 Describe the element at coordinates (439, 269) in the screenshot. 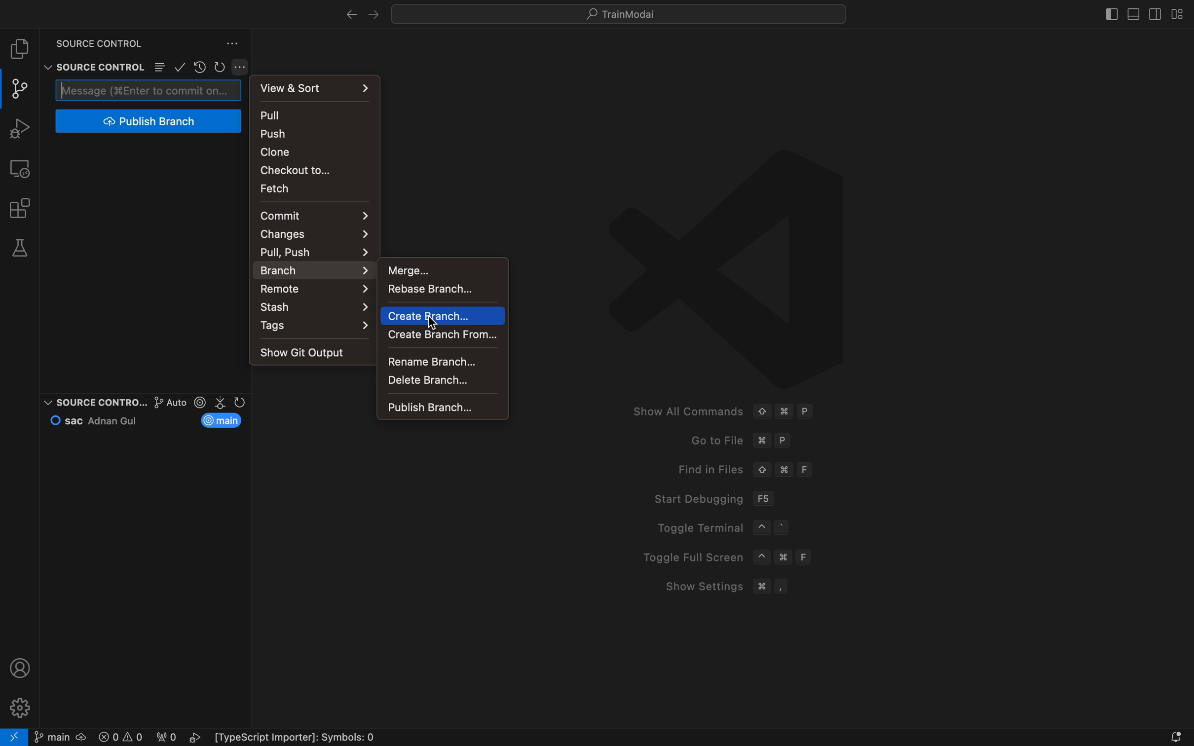

I see `merge` at that location.